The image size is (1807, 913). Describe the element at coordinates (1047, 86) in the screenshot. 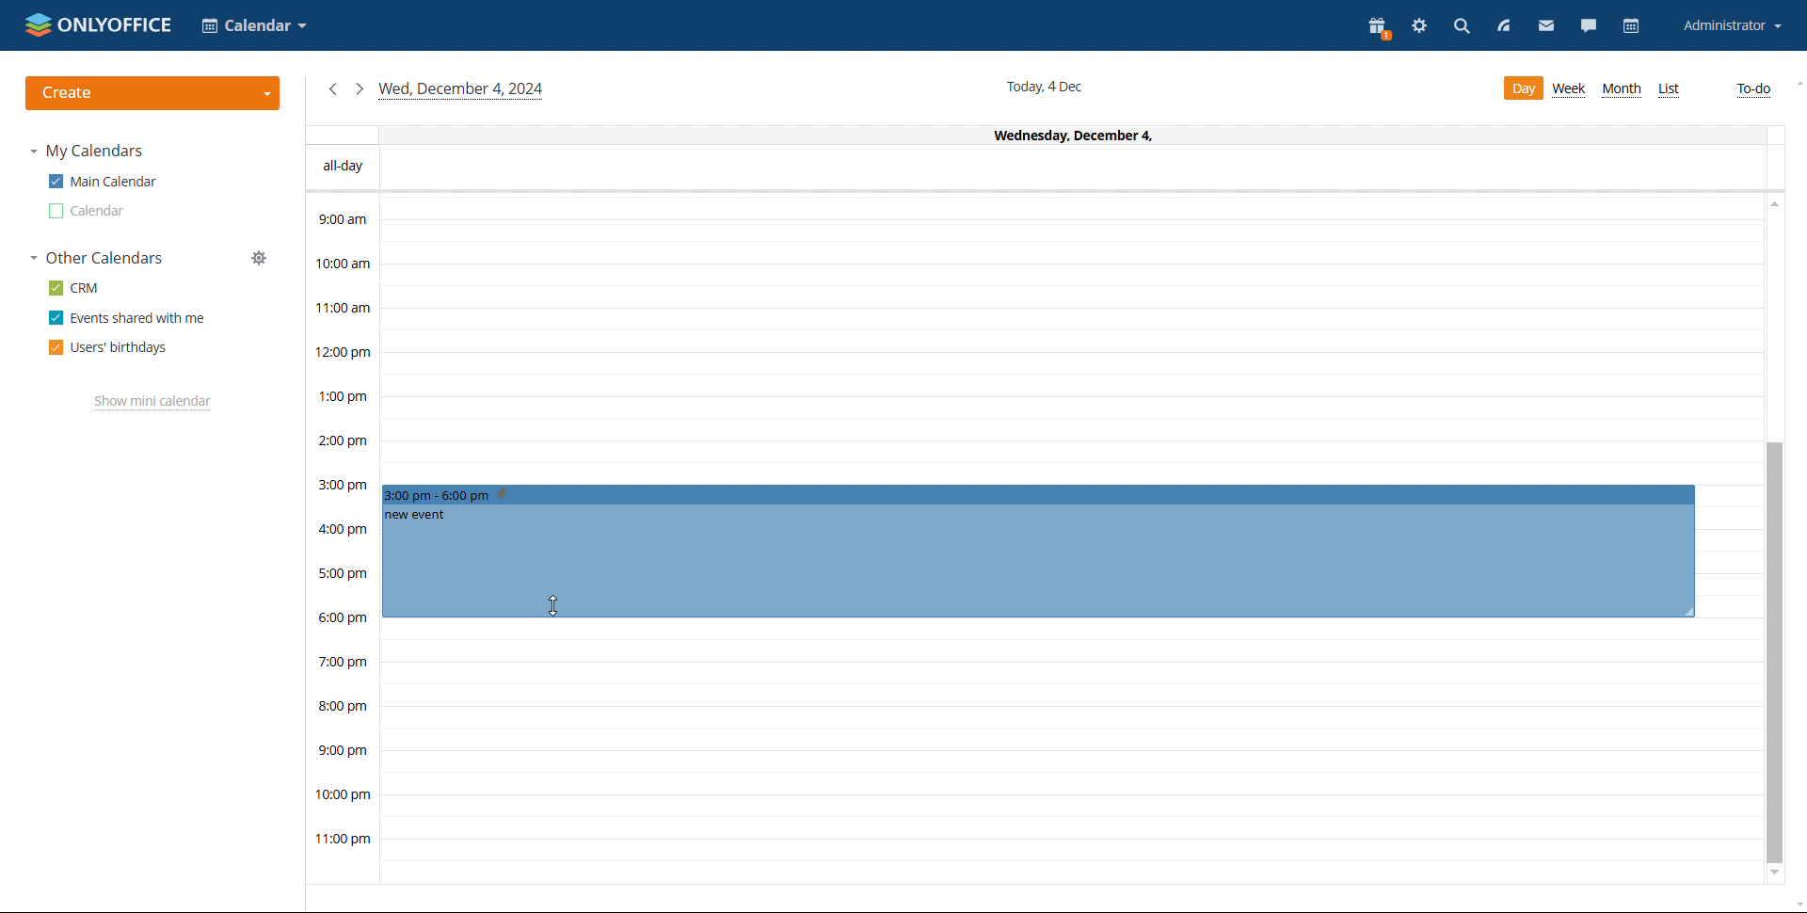

I see `current date` at that location.